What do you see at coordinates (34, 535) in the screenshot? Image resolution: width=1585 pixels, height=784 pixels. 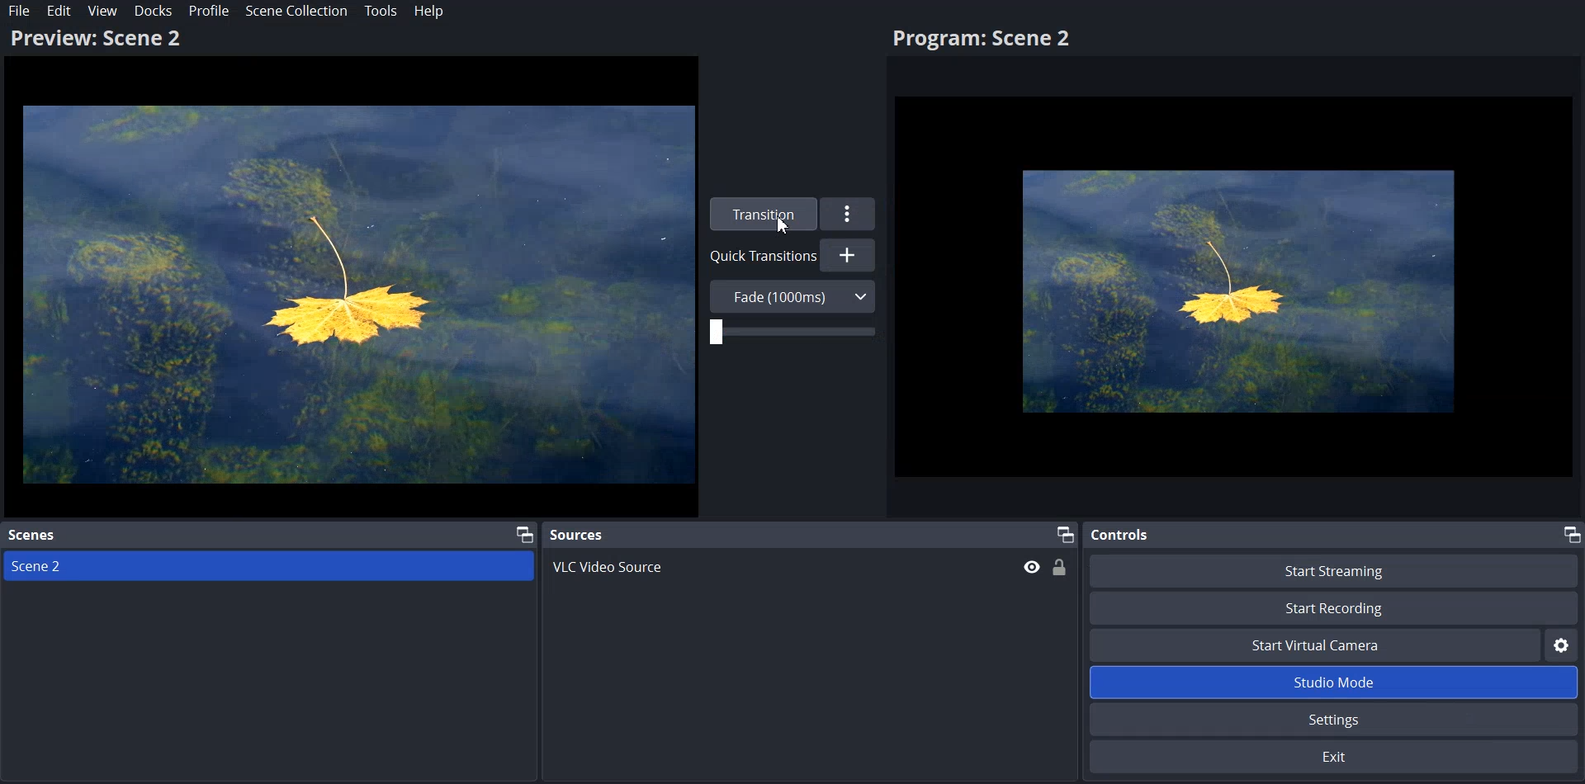 I see `Scenes` at bounding box center [34, 535].